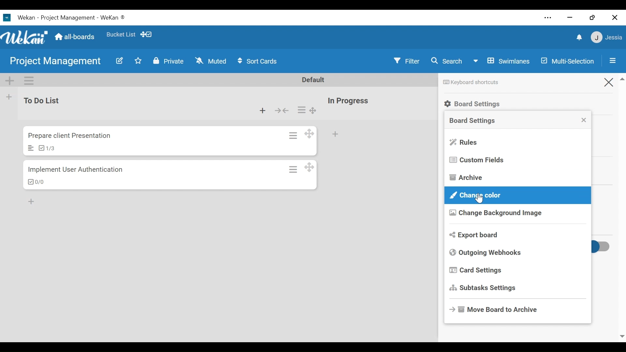 Image resolution: width=626 pixels, height=352 pixels. What do you see at coordinates (36, 182) in the screenshot?
I see `Checklist` at bounding box center [36, 182].